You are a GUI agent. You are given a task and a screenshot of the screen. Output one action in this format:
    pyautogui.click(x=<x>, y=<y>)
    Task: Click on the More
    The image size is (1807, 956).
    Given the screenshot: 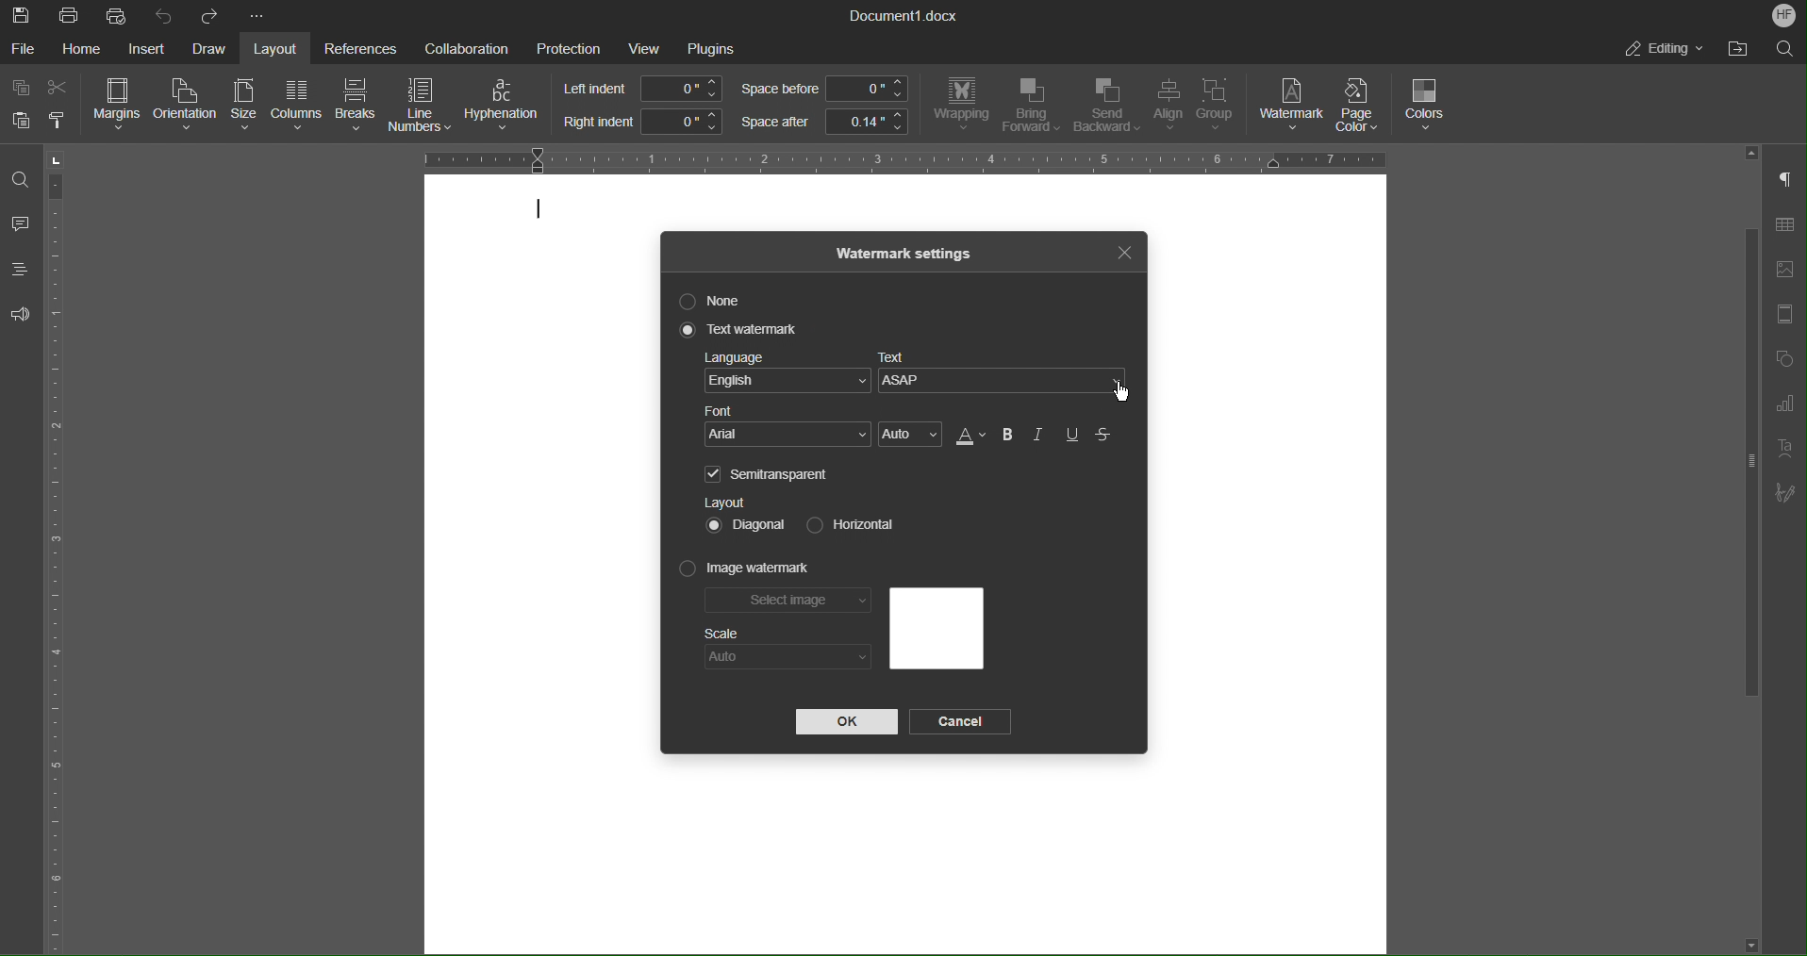 What is the action you would take?
    pyautogui.click(x=259, y=17)
    